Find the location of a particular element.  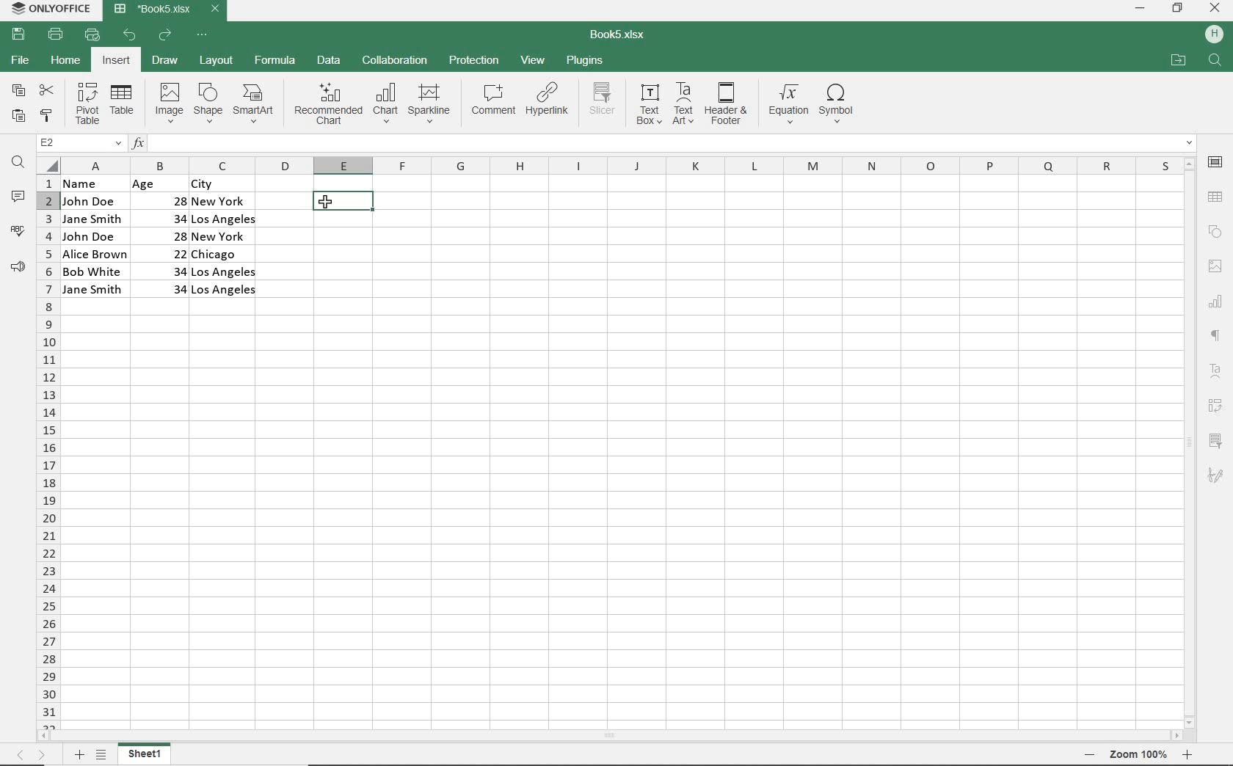

28 is located at coordinates (171, 200).